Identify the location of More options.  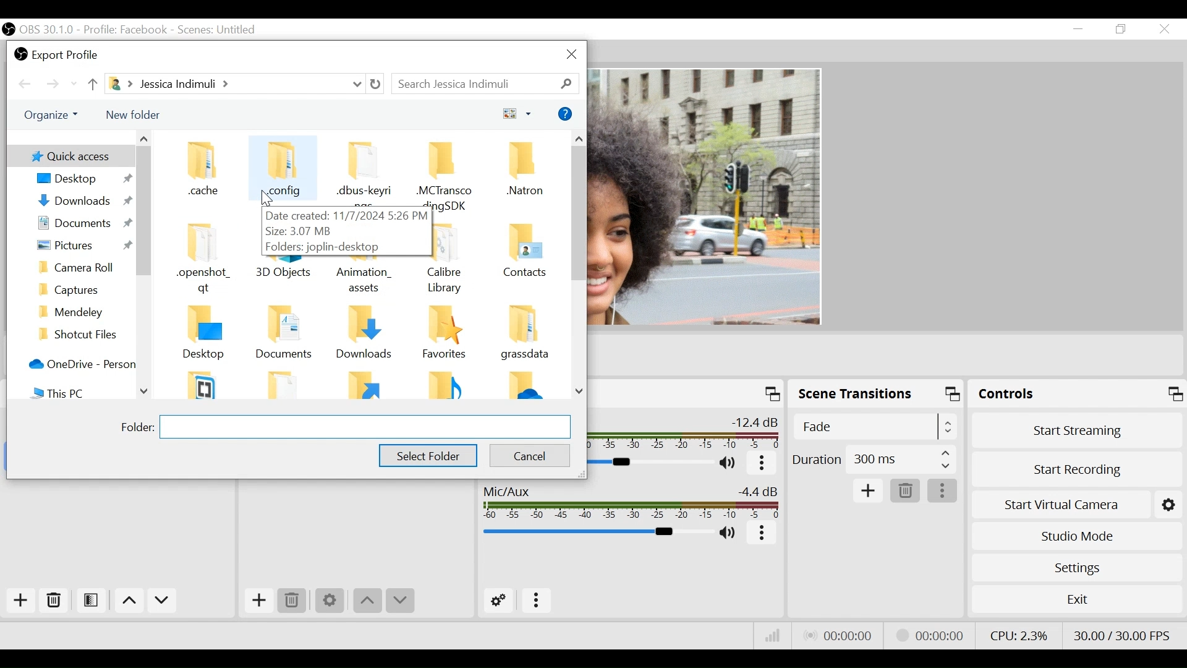
(764, 464).